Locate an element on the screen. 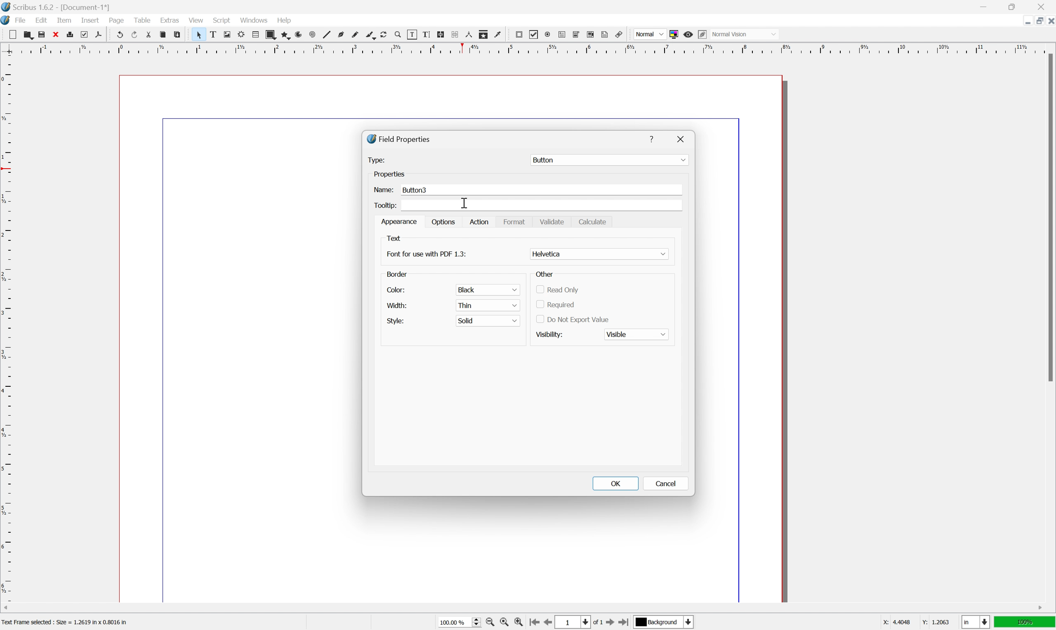 This screenshot has height=630, width=1056. Button3 is located at coordinates (425, 188).